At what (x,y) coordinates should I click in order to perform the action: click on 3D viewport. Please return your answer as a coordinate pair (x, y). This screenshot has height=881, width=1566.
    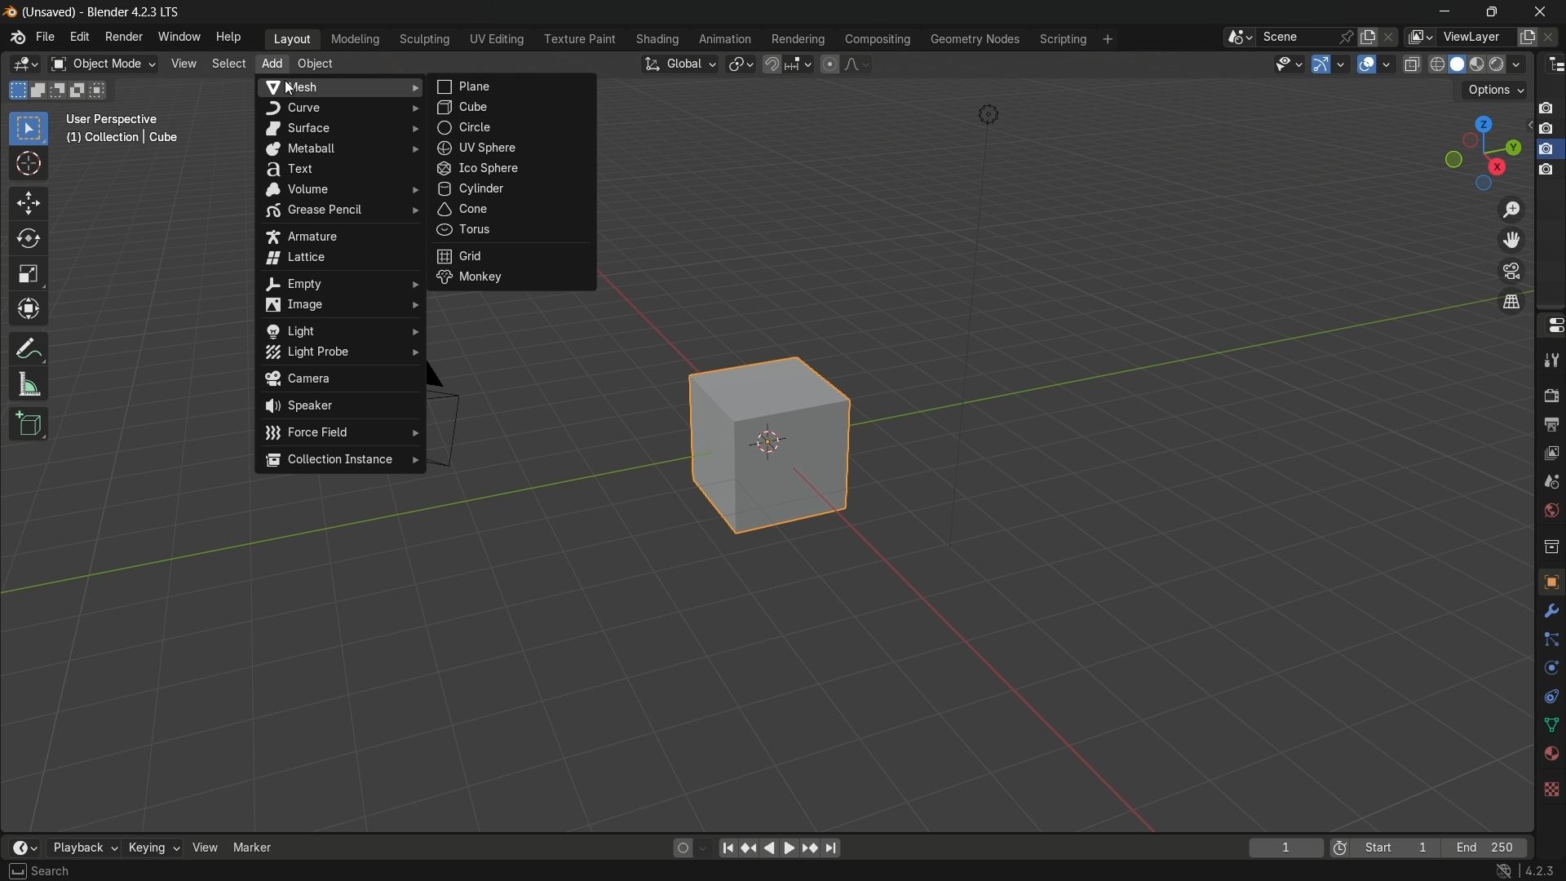
    Looking at the image, I should click on (24, 64).